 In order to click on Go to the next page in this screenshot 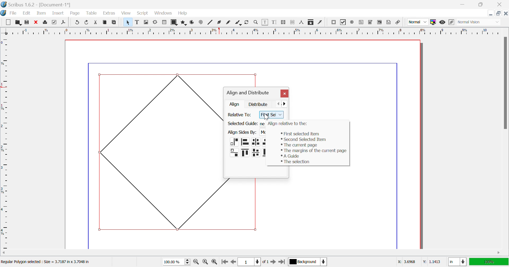, I will do `click(274, 263)`.